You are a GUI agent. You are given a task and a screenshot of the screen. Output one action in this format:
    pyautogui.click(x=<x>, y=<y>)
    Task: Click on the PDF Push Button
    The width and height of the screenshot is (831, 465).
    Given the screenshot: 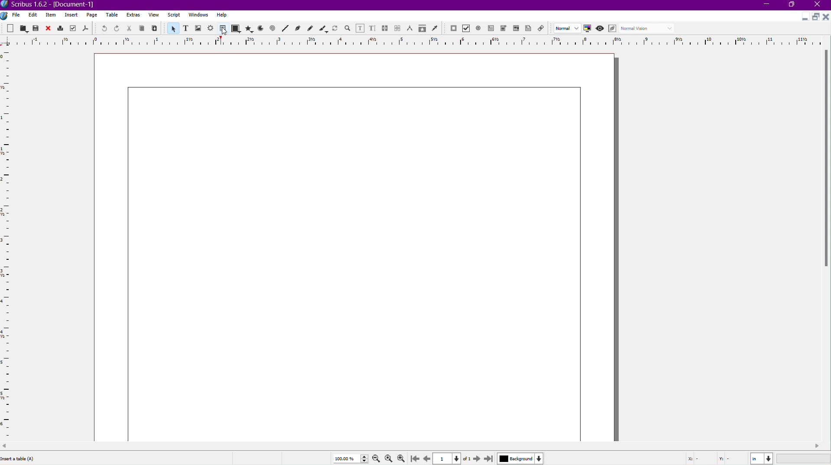 What is the action you would take?
    pyautogui.click(x=453, y=29)
    